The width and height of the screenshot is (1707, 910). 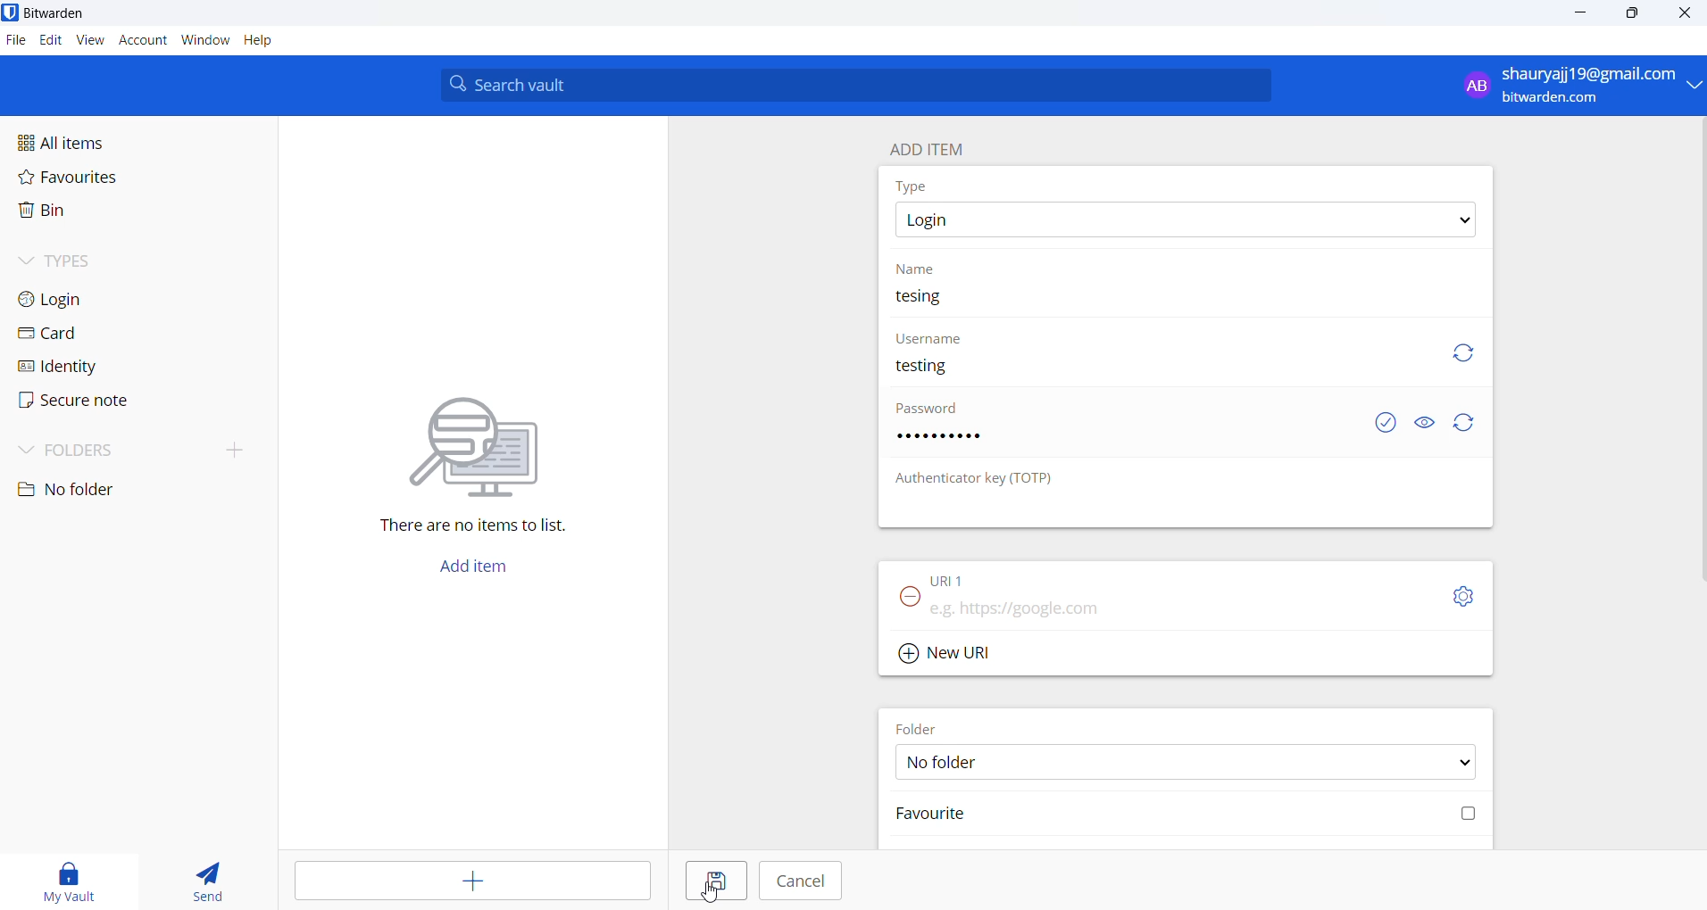 I want to click on my vault, so click(x=62, y=879).